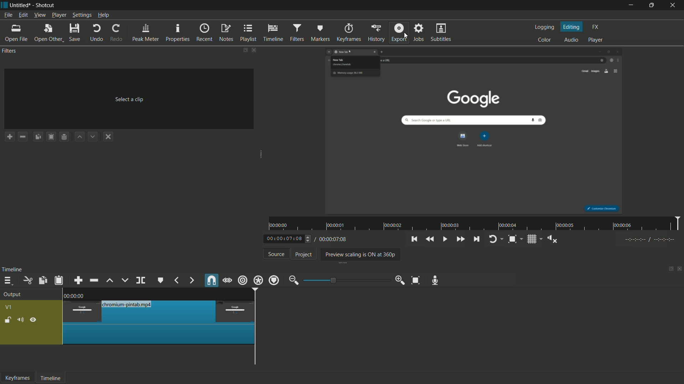 The height and width of the screenshot is (384, 684). I want to click on edit menu, so click(22, 15).